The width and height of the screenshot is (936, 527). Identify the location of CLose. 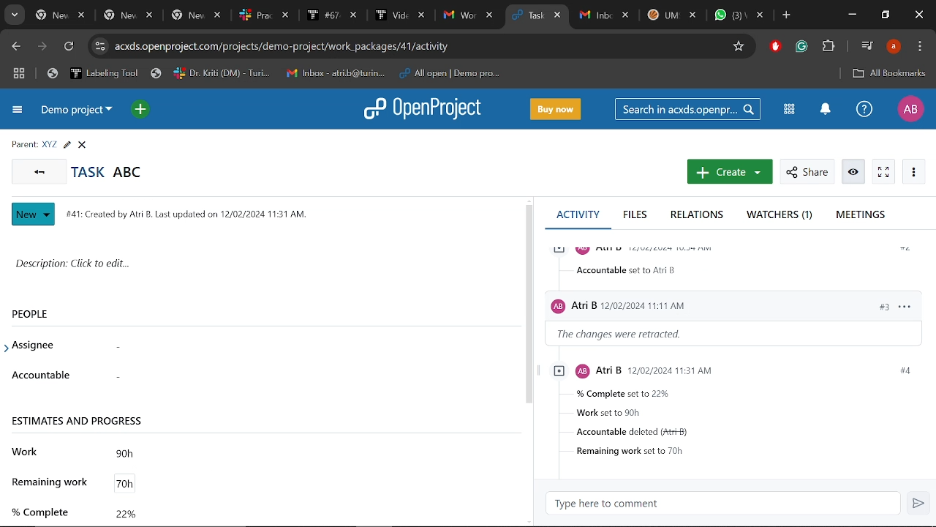
(84, 145).